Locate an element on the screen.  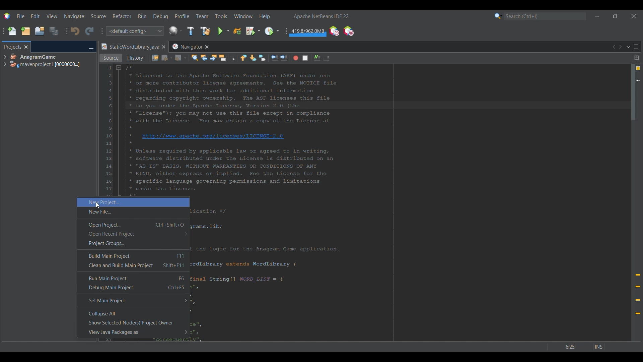
Close interface is located at coordinates (634, 16).